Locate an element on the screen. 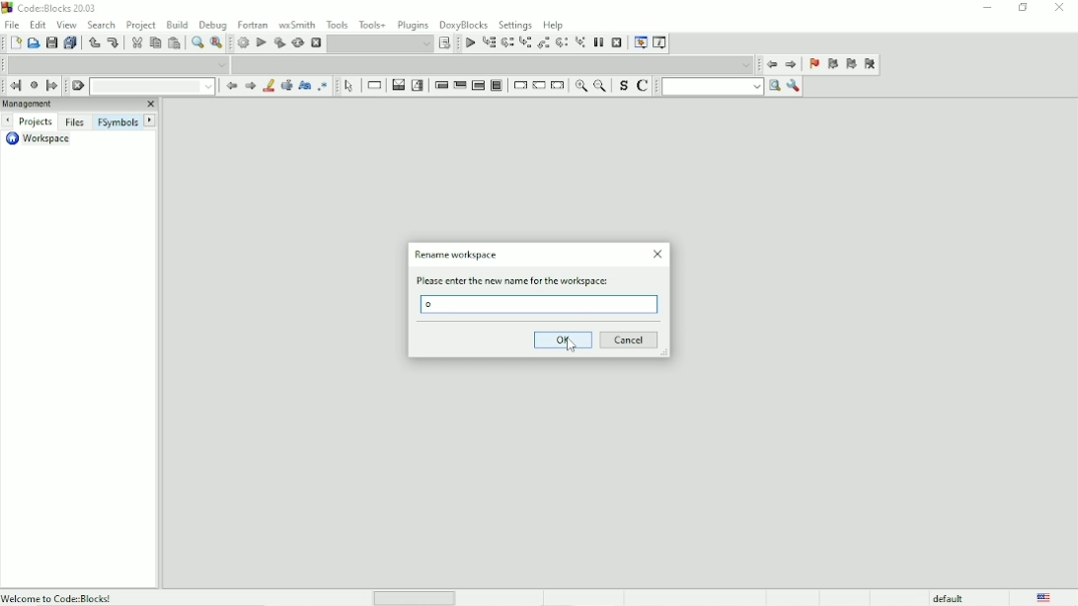  Break debugger is located at coordinates (599, 41).